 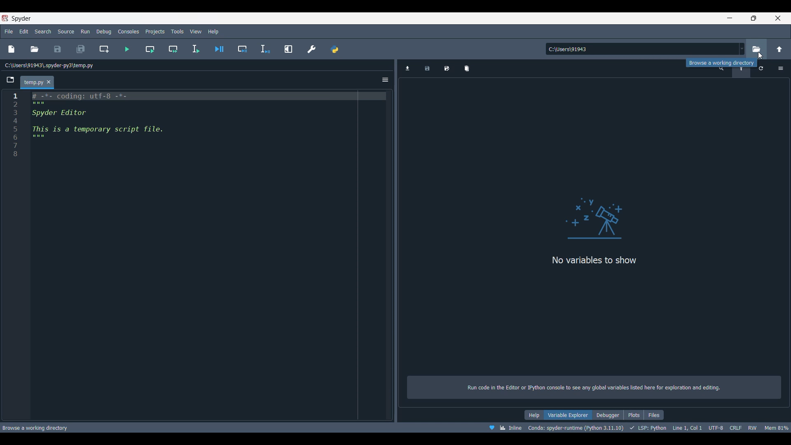 What do you see at coordinates (608, 415) in the screenshot?
I see `Debugger` at bounding box center [608, 415].